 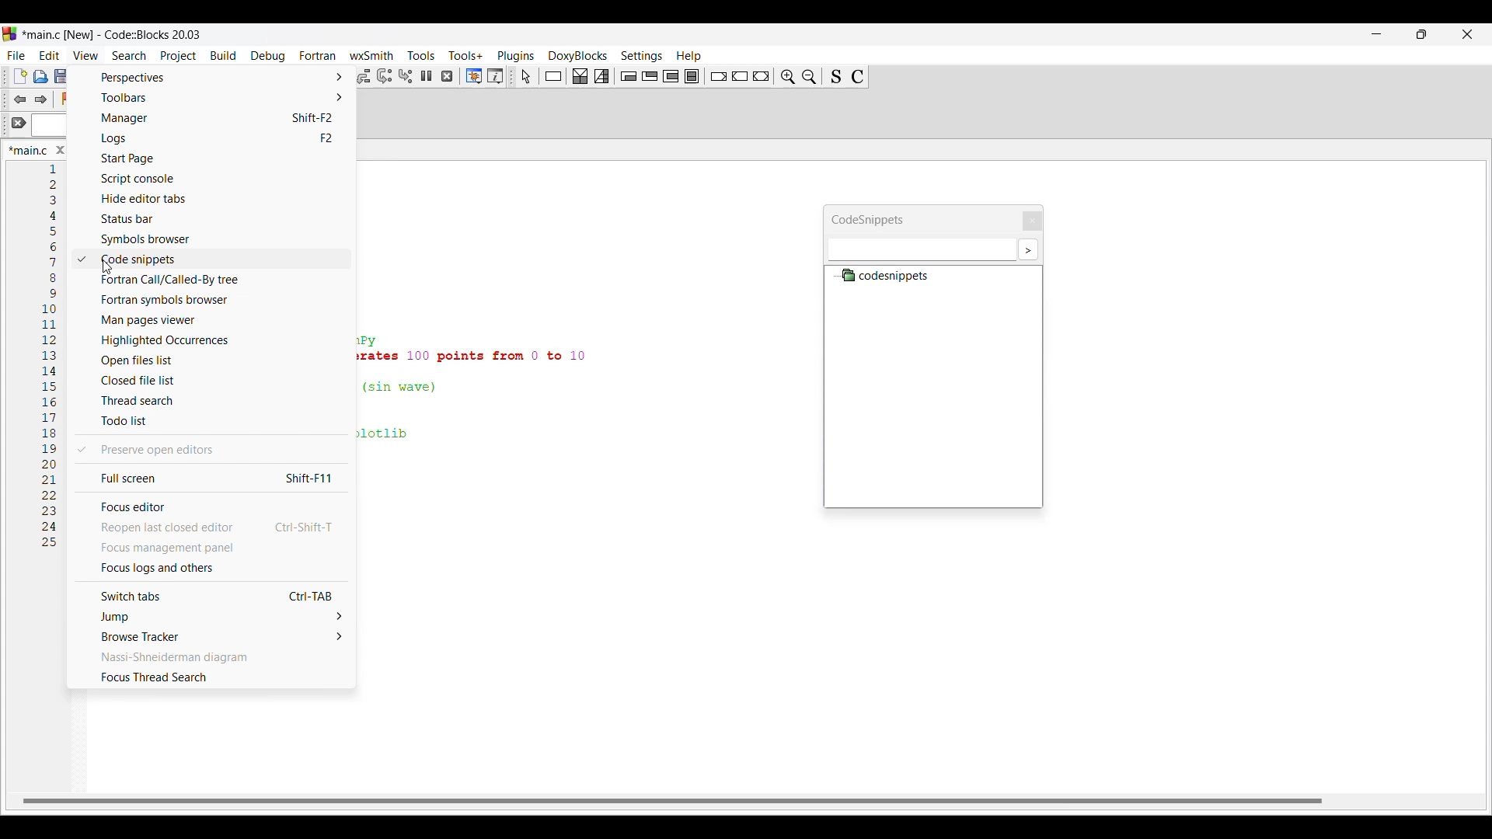 What do you see at coordinates (218, 340) in the screenshot?
I see `Highlighted occurrences` at bounding box center [218, 340].